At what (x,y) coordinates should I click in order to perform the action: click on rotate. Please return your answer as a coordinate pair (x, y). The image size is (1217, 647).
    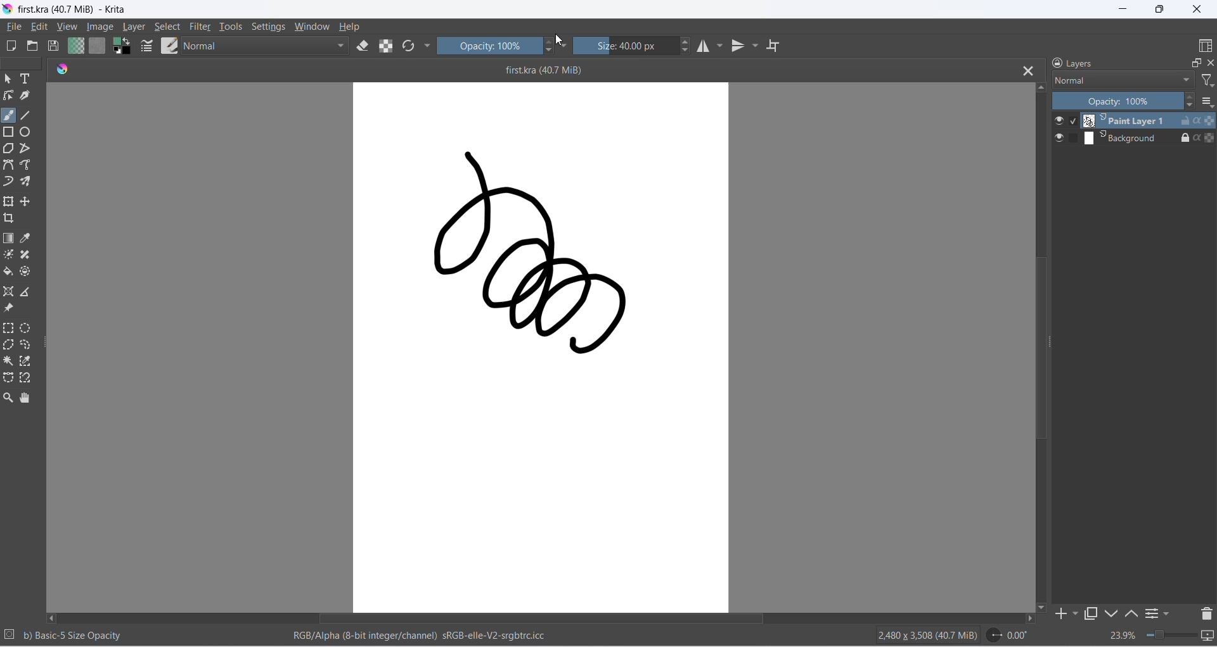
    Looking at the image, I should click on (1008, 635).